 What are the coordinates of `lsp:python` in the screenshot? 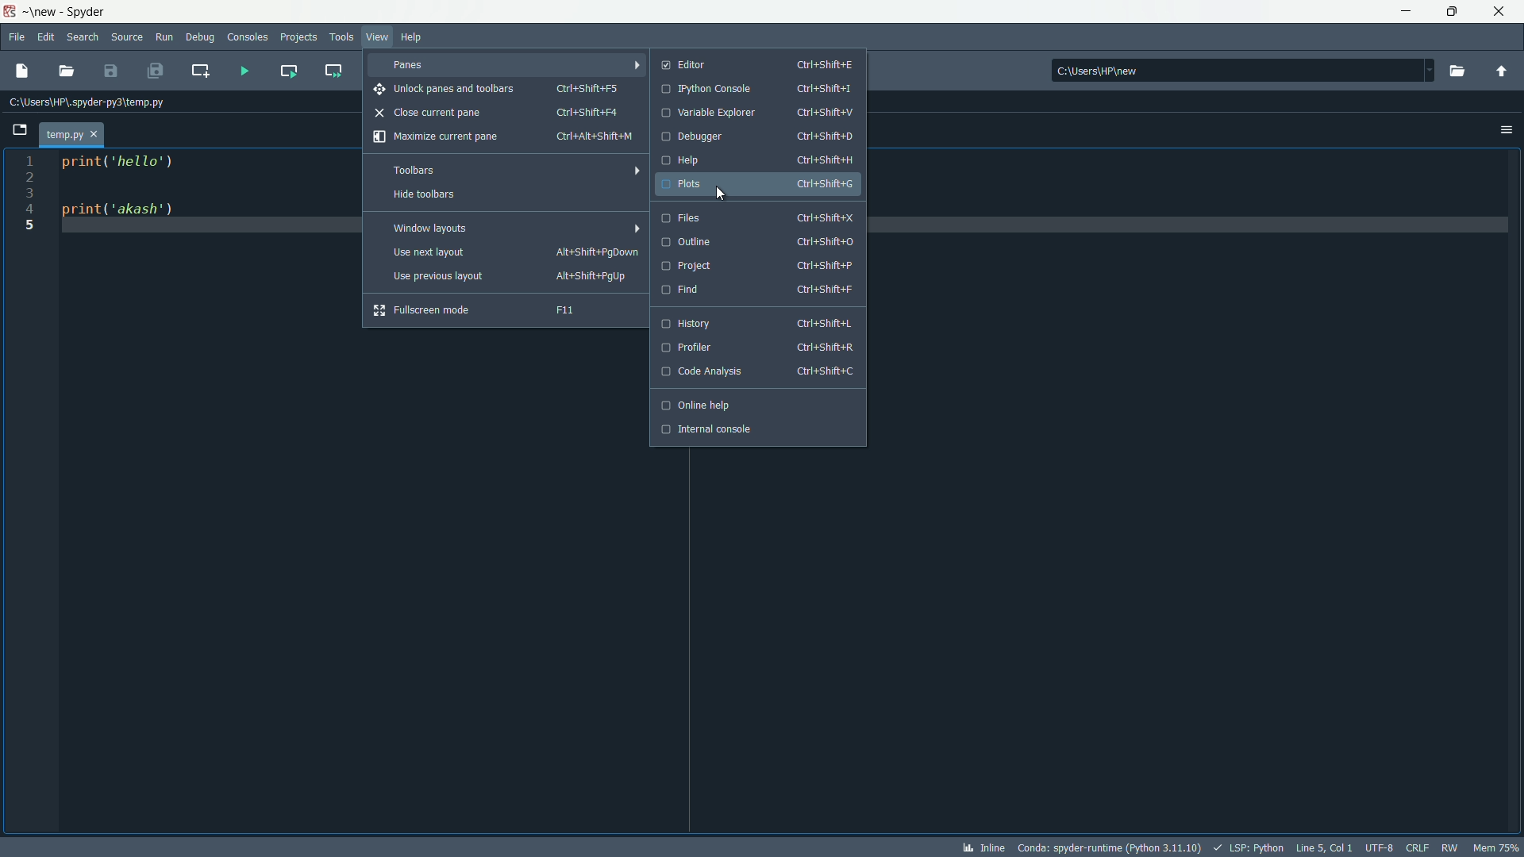 It's located at (1249, 848).